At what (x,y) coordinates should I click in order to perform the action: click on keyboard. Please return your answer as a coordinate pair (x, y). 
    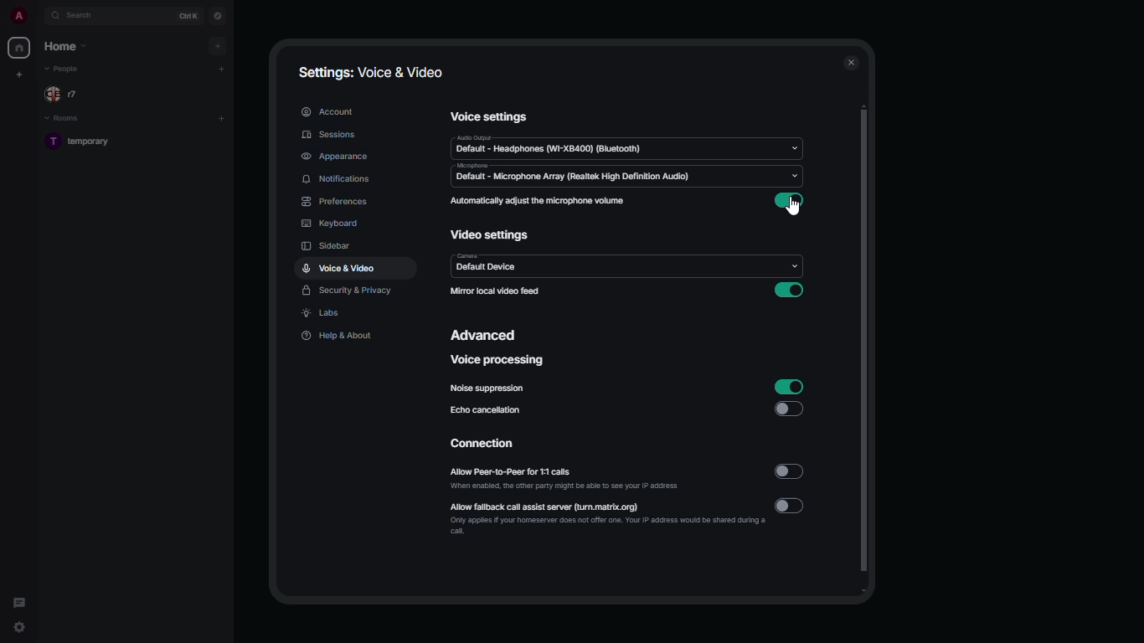
    Looking at the image, I should click on (332, 224).